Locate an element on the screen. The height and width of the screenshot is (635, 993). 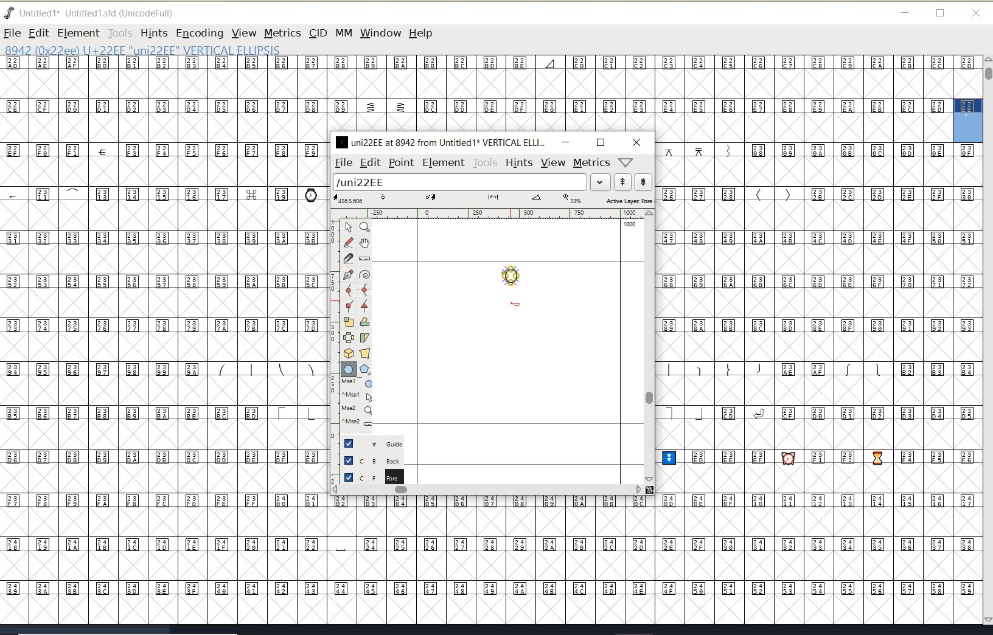
GLYPHY CHARACTERS & NUMBERS is located at coordinates (476, 94).